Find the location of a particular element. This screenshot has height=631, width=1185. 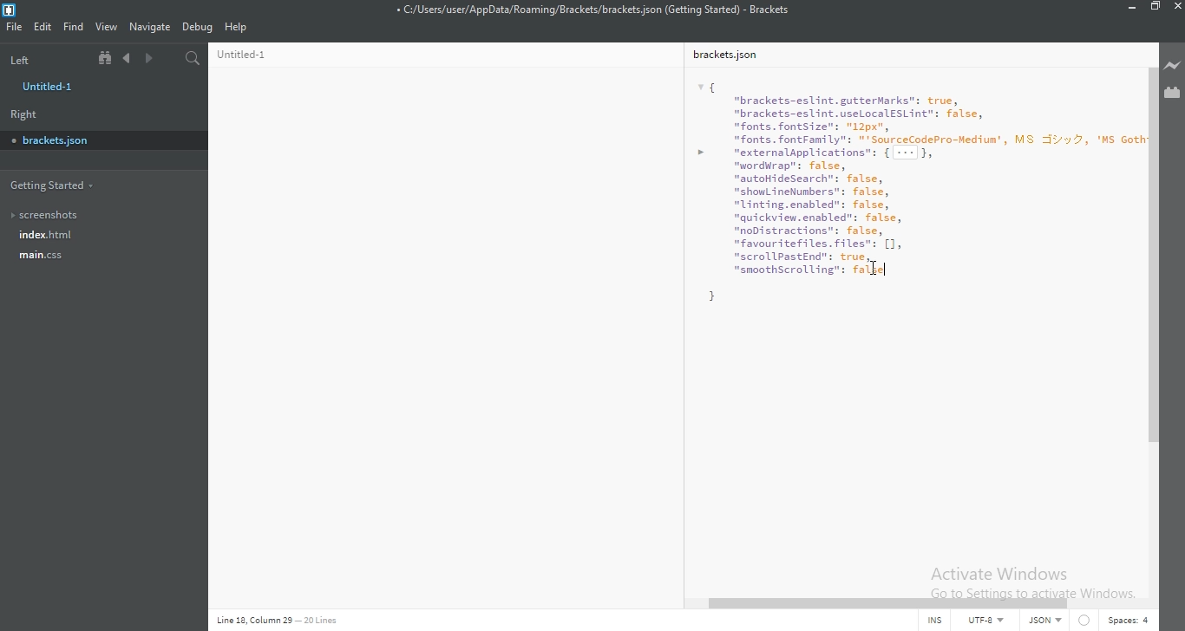

Find in files is located at coordinates (193, 56).